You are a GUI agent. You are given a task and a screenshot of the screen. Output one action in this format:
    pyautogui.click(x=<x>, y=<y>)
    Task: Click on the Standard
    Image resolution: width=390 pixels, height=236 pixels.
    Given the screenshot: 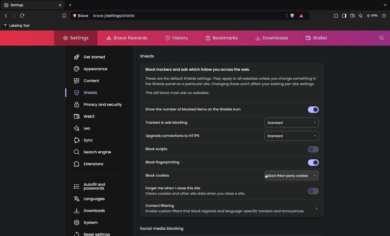 What is the action you would take?
    pyautogui.click(x=291, y=136)
    